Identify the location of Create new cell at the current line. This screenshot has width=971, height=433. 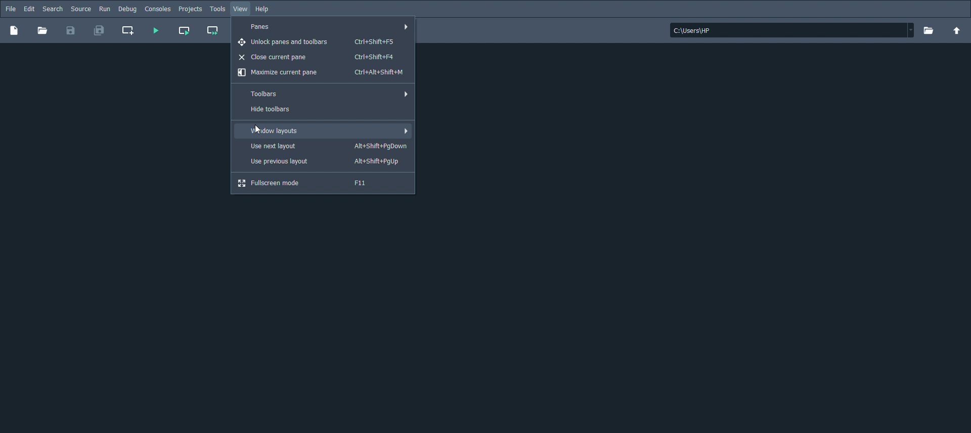
(128, 30).